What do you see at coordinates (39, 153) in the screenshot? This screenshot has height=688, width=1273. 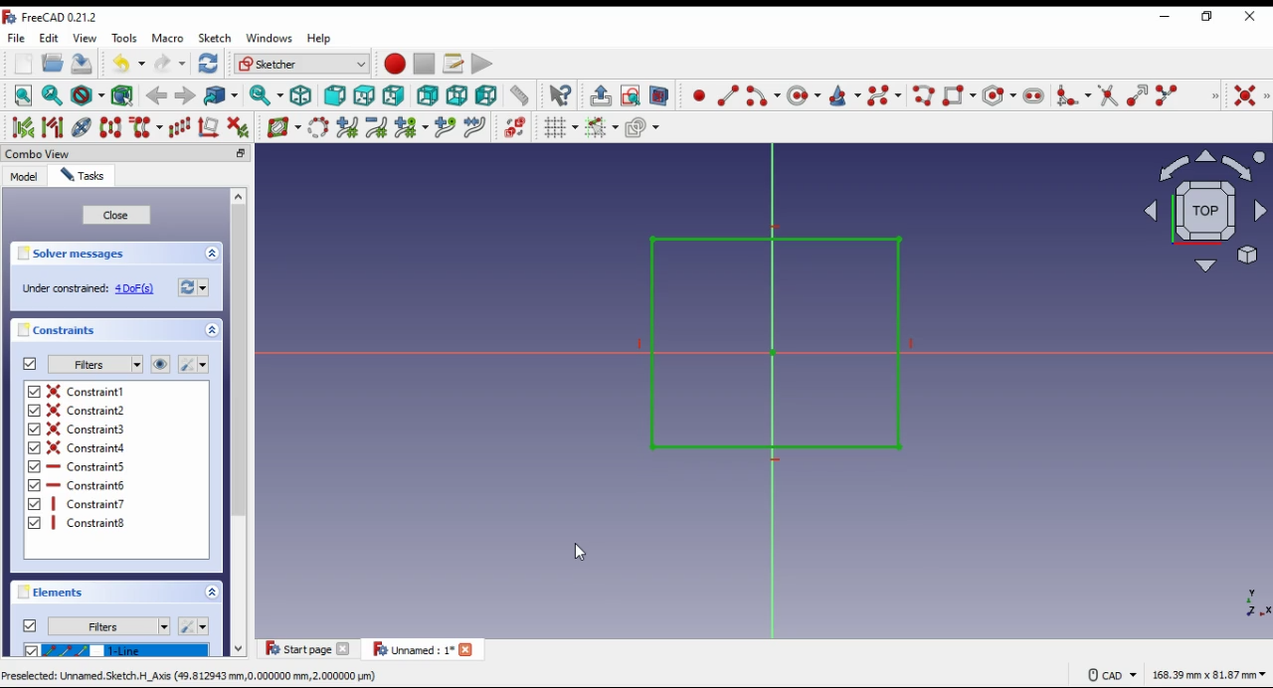 I see `combo view` at bounding box center [39, 153].